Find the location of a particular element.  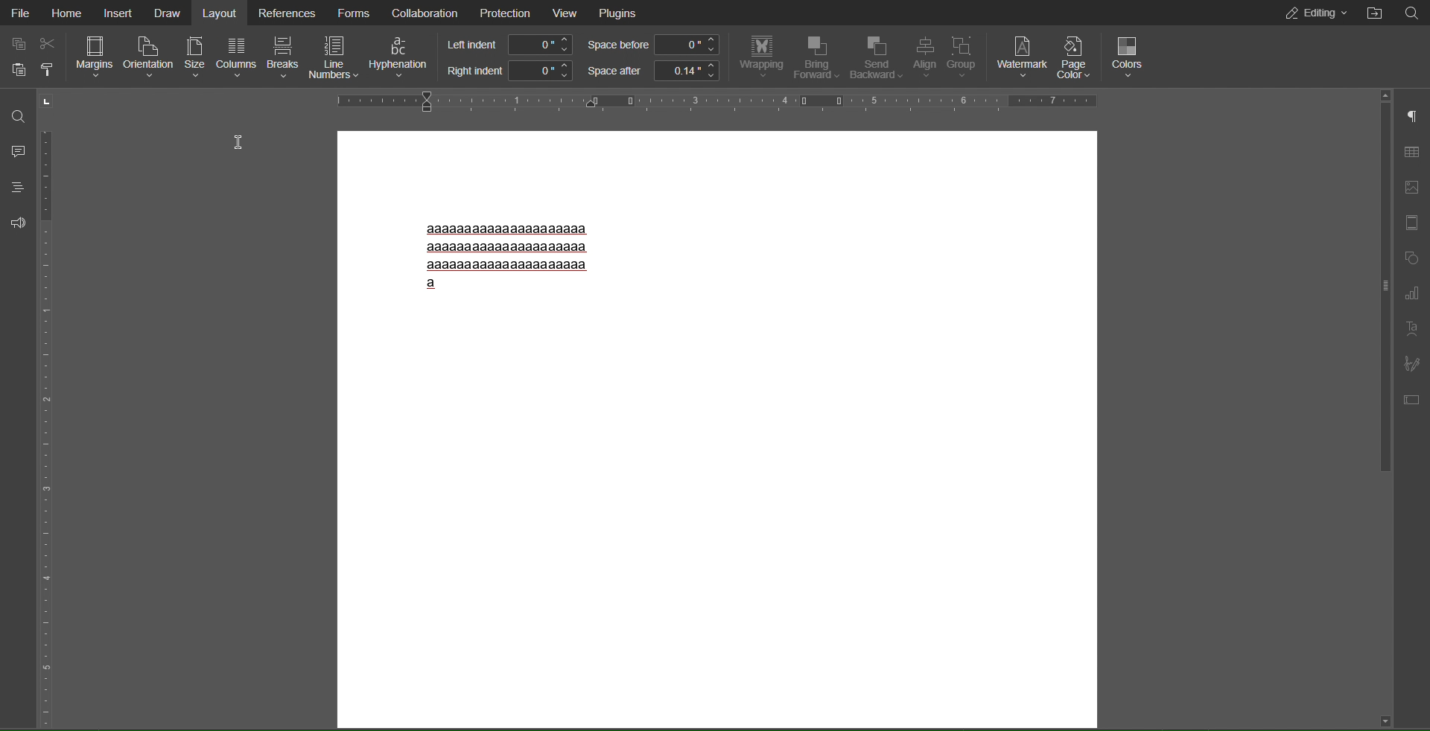

Wrapping is located at coordinates (759, 58).